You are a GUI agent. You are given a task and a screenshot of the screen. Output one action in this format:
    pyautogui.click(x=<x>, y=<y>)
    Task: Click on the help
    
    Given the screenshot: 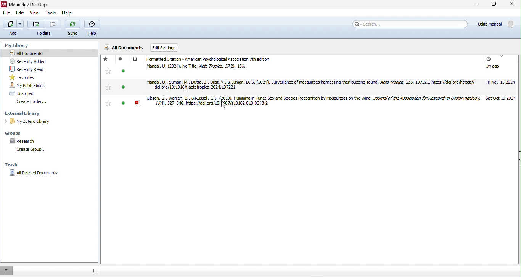 What is the action you would take?
    pyautogui.click(x=67, y=12)
    